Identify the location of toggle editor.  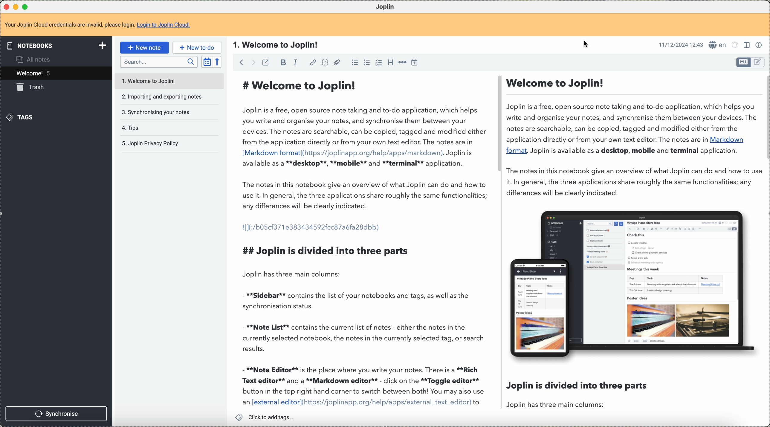
(758, 62).